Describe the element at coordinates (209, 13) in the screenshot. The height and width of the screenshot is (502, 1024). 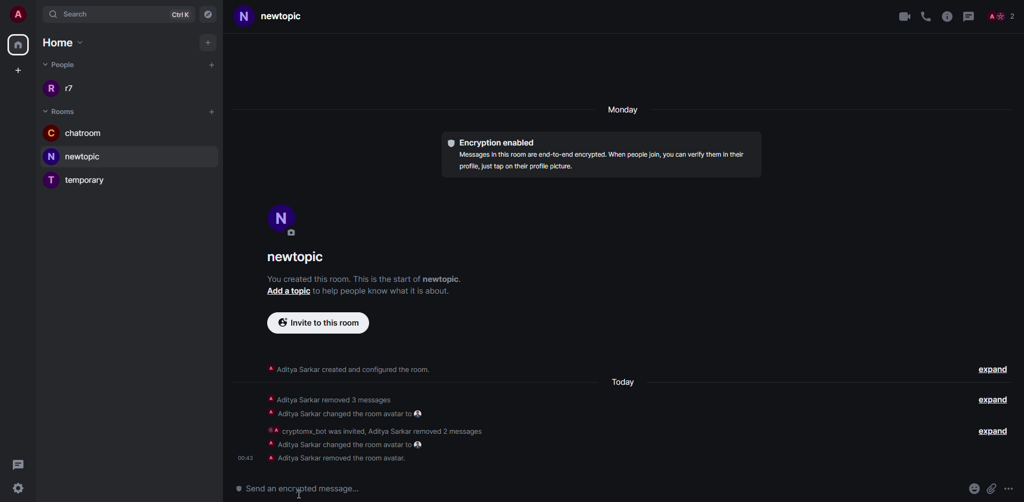
I see `navigator` at that location.